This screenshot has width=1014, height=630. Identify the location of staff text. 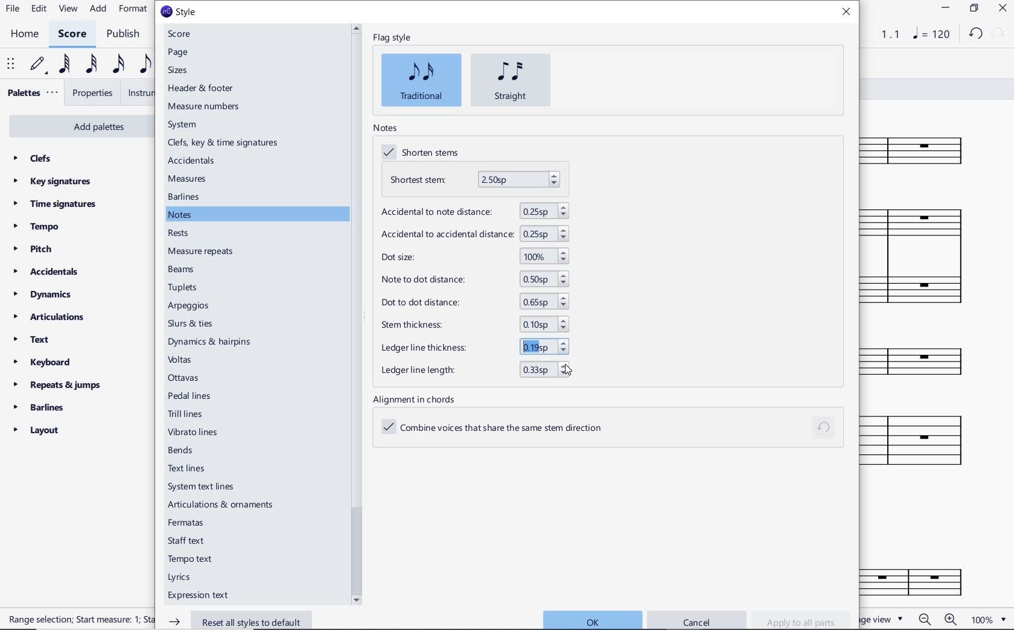
(188, 539).